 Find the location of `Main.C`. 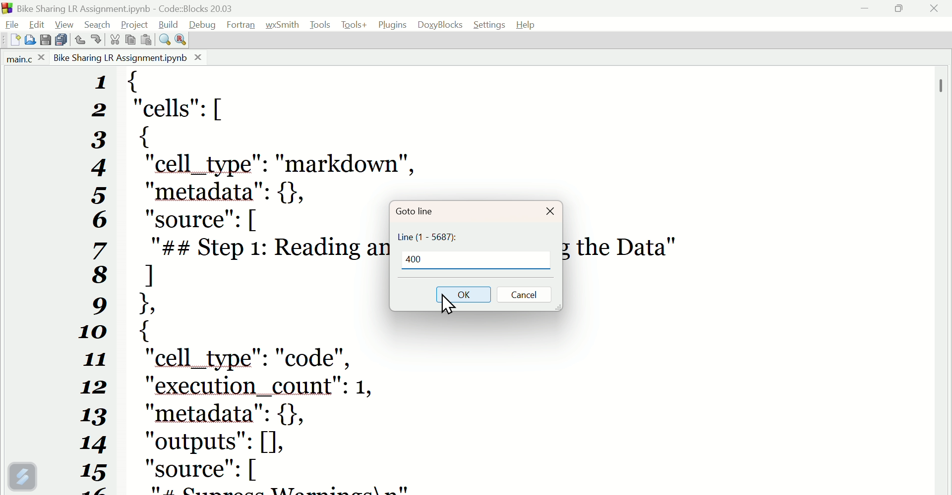

Main.C is located at coordinates (23, 59).